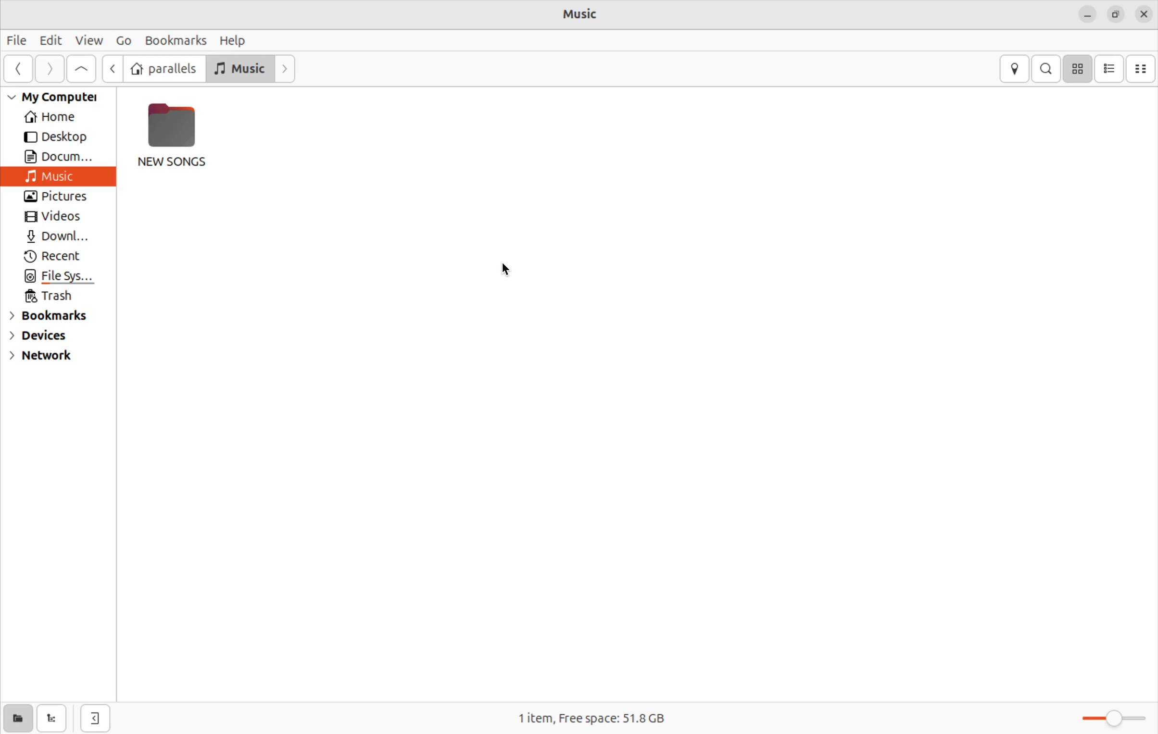 The height and width of the screenshot is (734, 1158). What do you see at coordinates (513, 270) in the screenshot?
I see `cursor` at bounding box center [513, 270].